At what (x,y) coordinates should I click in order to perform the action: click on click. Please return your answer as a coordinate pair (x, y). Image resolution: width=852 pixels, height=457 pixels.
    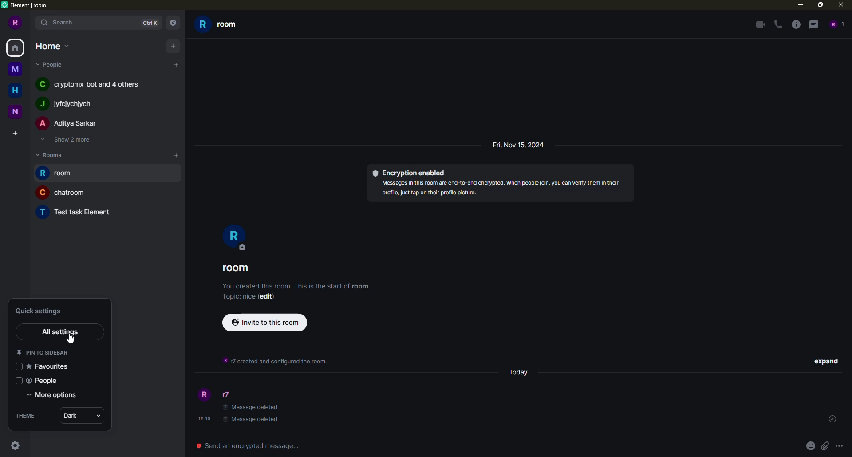
    Looking at the image, I should click on (16, 445).